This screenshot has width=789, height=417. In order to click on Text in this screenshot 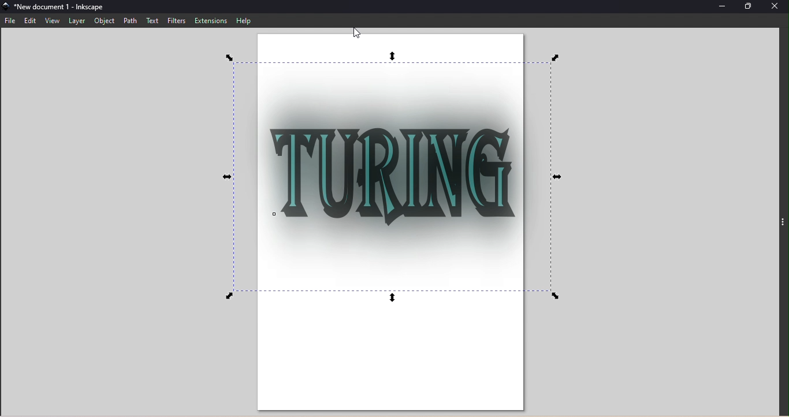, I will do `click(154, 21)`.